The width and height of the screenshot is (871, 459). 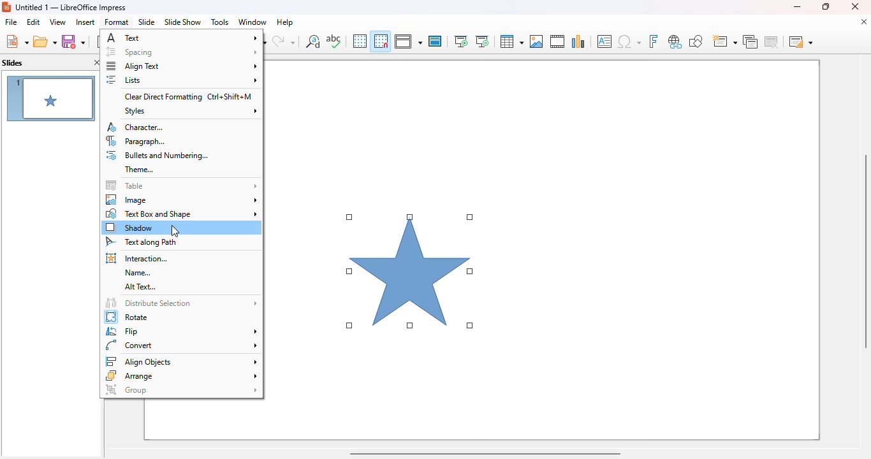 What do you see at coordinates (285, 22) in the screenshot?
I see `help` at bounding box center [285, 22].